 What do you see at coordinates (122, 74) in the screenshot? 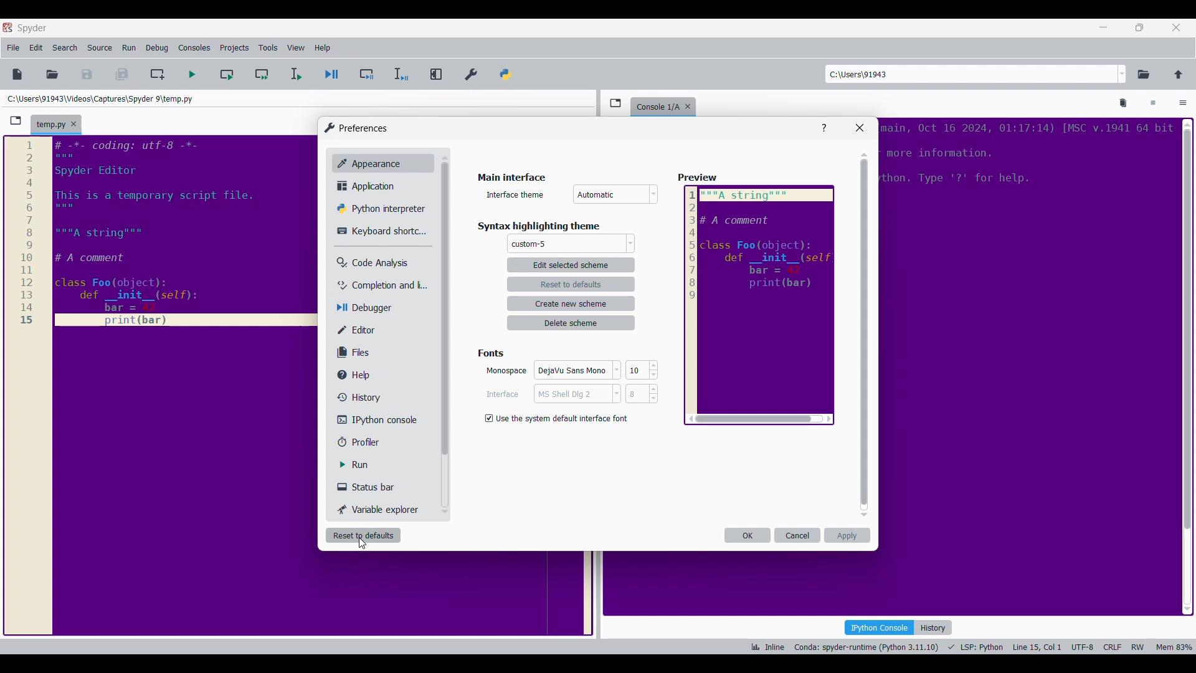
I see `Save everything` at bounding box center [122, 74].